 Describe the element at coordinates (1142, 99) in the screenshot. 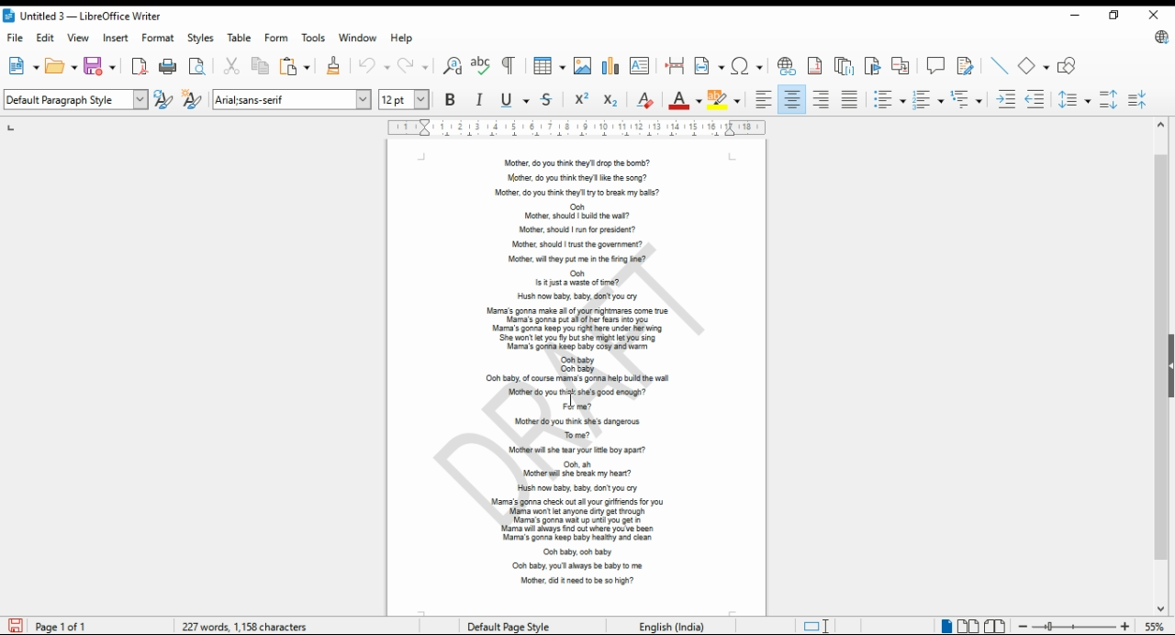

I see `decrease paragraph spacing` at that location.